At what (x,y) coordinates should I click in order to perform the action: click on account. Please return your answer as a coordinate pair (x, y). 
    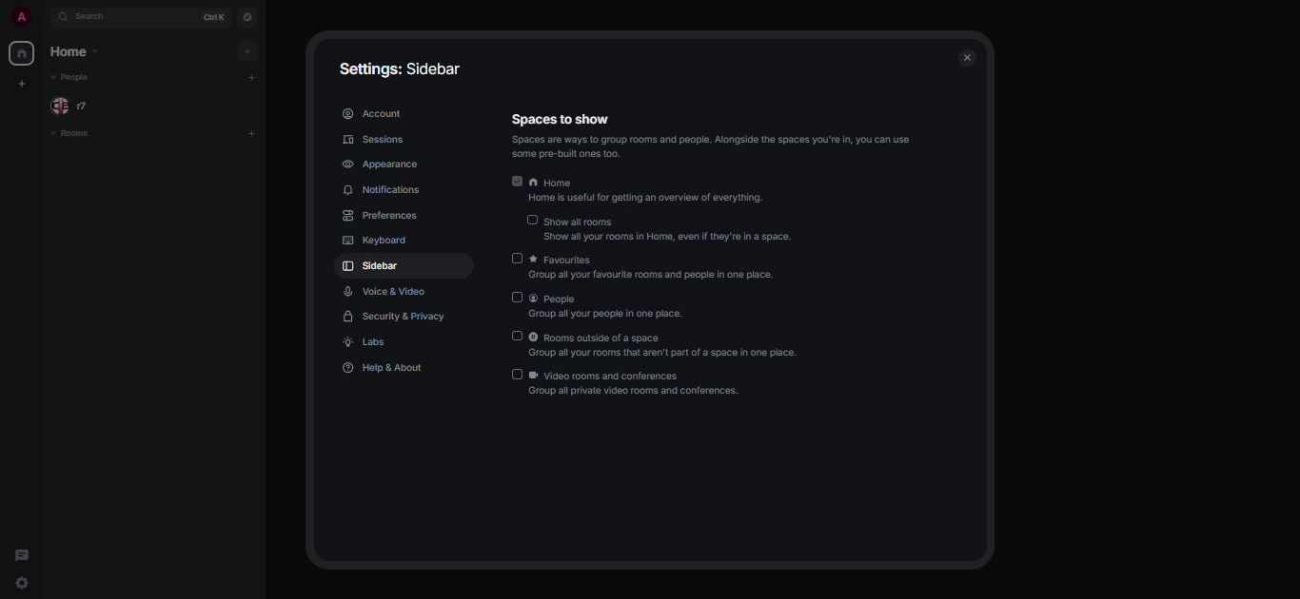
    Looking at the image, I should click on (376, 113).